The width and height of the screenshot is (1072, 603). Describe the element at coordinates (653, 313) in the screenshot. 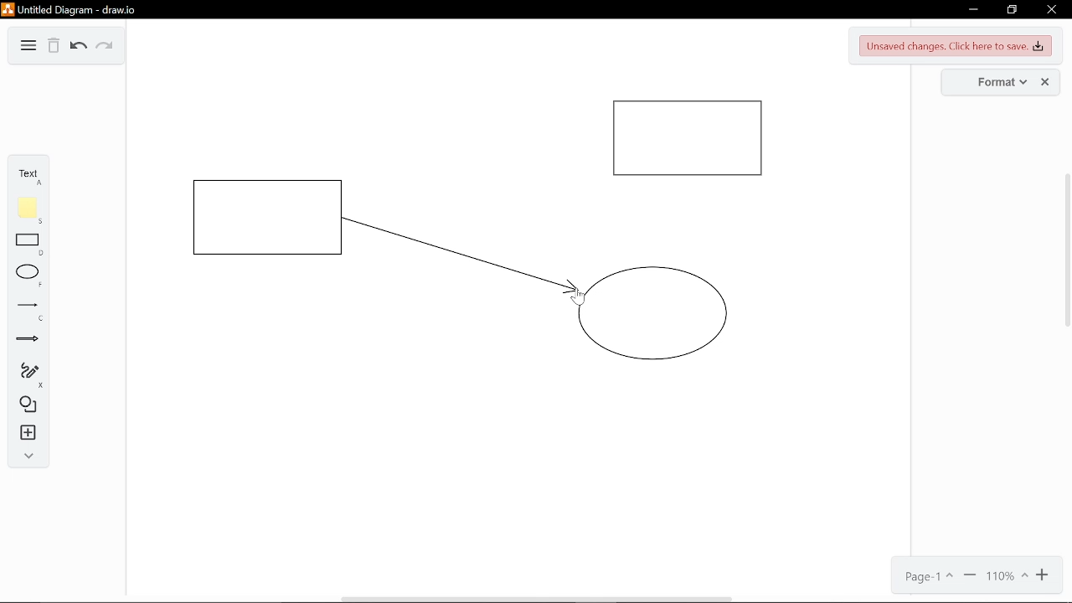

I see `circle` at that location.